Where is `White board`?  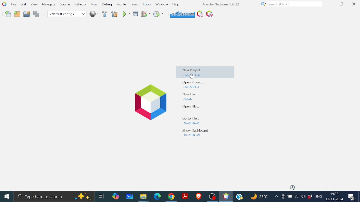
White board is located at coordinates (130, 196).